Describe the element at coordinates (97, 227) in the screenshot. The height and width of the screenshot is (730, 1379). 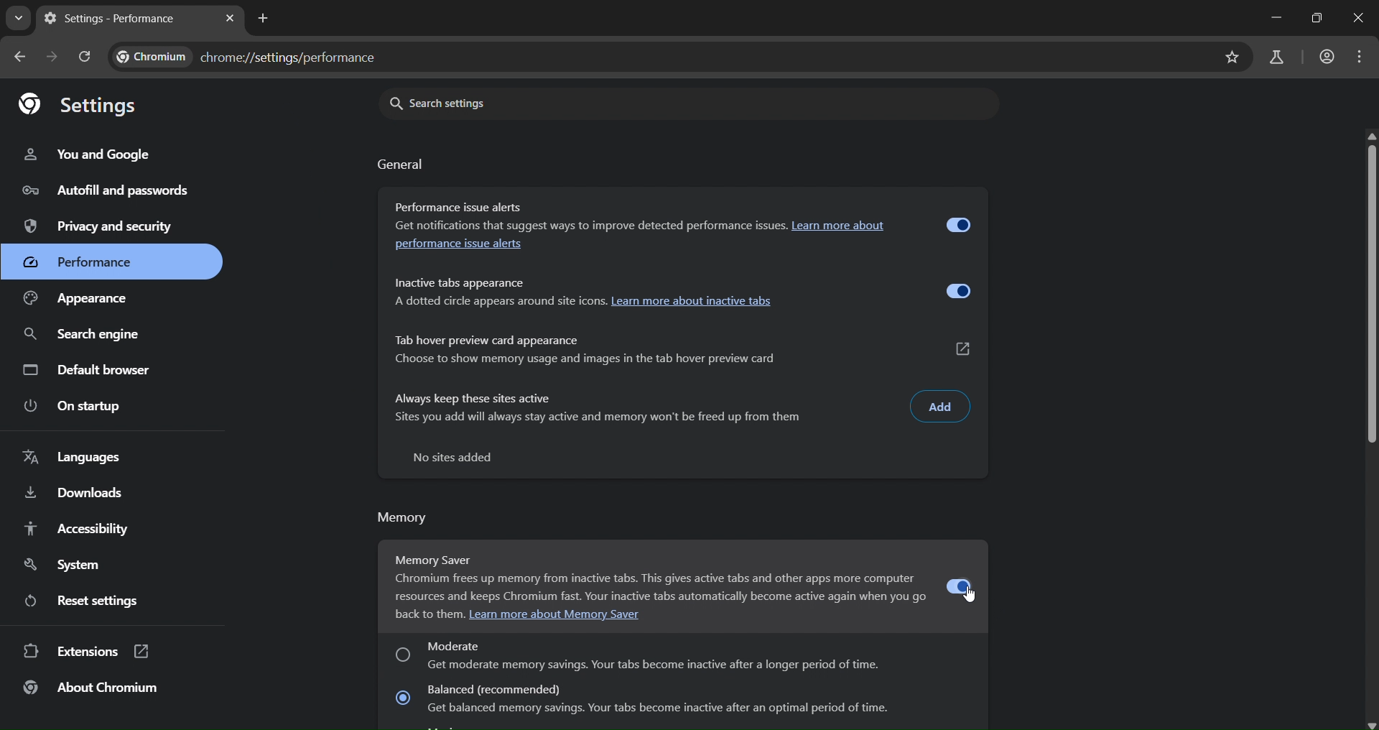
I see `Privacy and security` at that location.